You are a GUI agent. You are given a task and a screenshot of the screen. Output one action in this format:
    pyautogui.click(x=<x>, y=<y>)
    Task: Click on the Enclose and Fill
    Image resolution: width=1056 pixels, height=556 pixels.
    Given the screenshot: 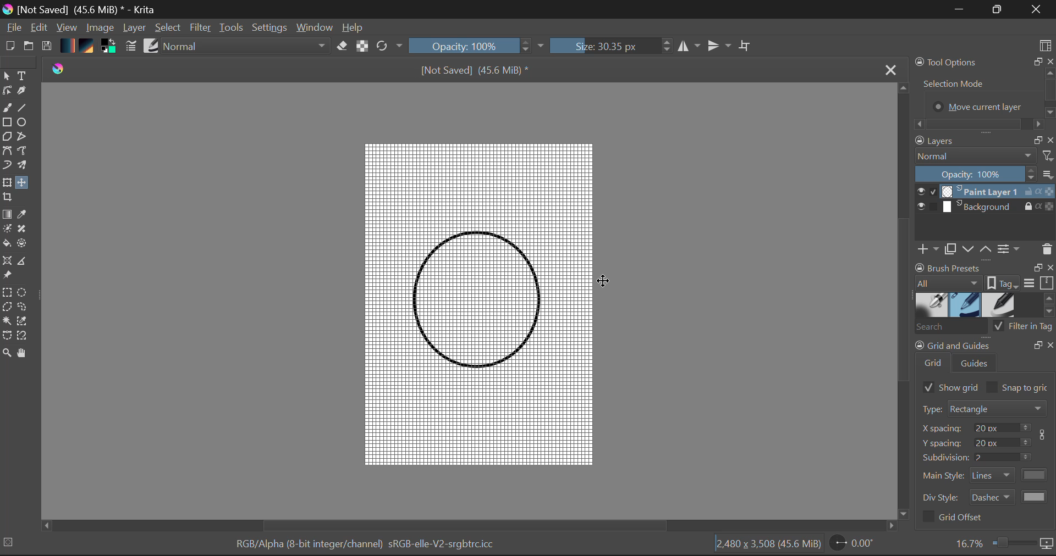 What is the action you would take?
    pyautogui.click(x=25, y=246)
    